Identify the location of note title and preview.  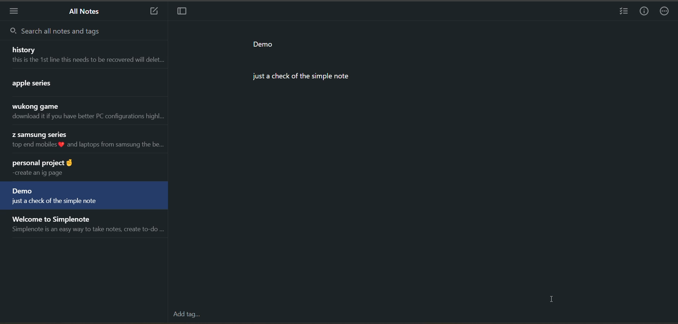
(82, 168).